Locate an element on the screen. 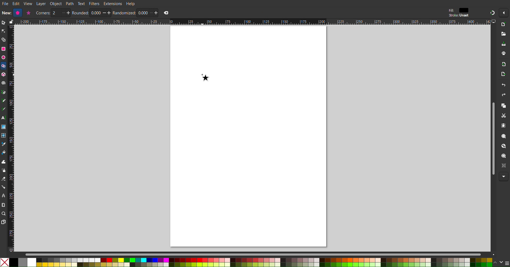  Help is located at coordinates (131, 3).